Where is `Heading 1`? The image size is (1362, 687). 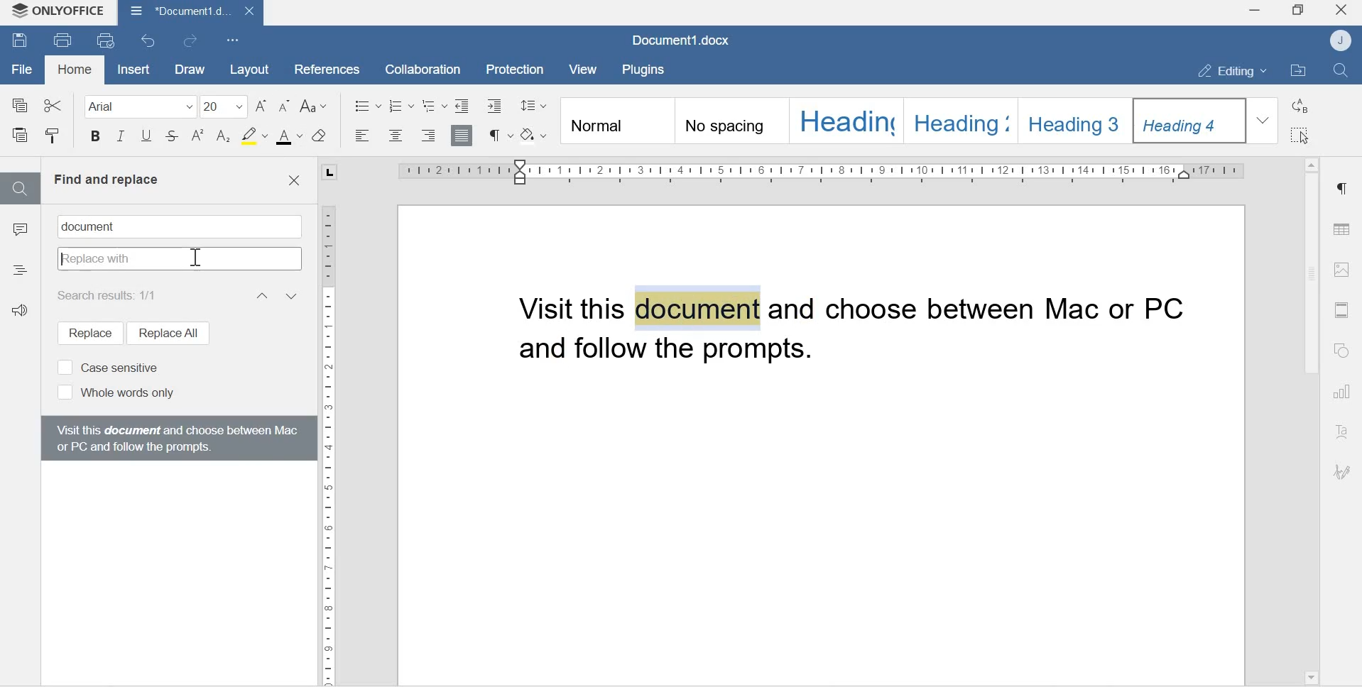
Heading 1 is located at coordinates (846, 120).